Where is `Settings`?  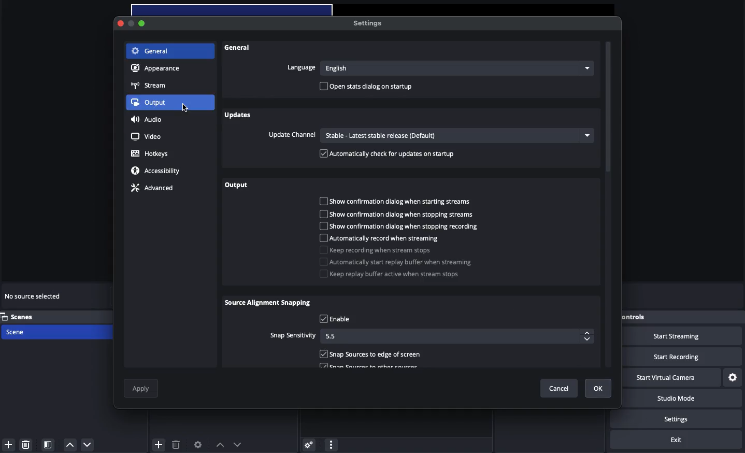
Settings is located at coordinates (369, 24).